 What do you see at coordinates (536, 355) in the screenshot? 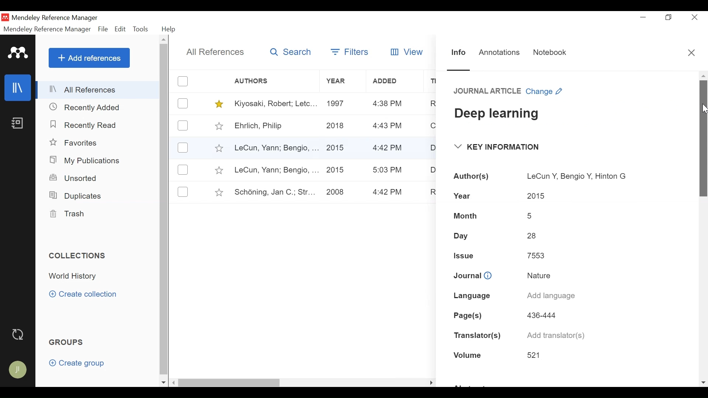
I see `521` at bounding box center [536, 355].